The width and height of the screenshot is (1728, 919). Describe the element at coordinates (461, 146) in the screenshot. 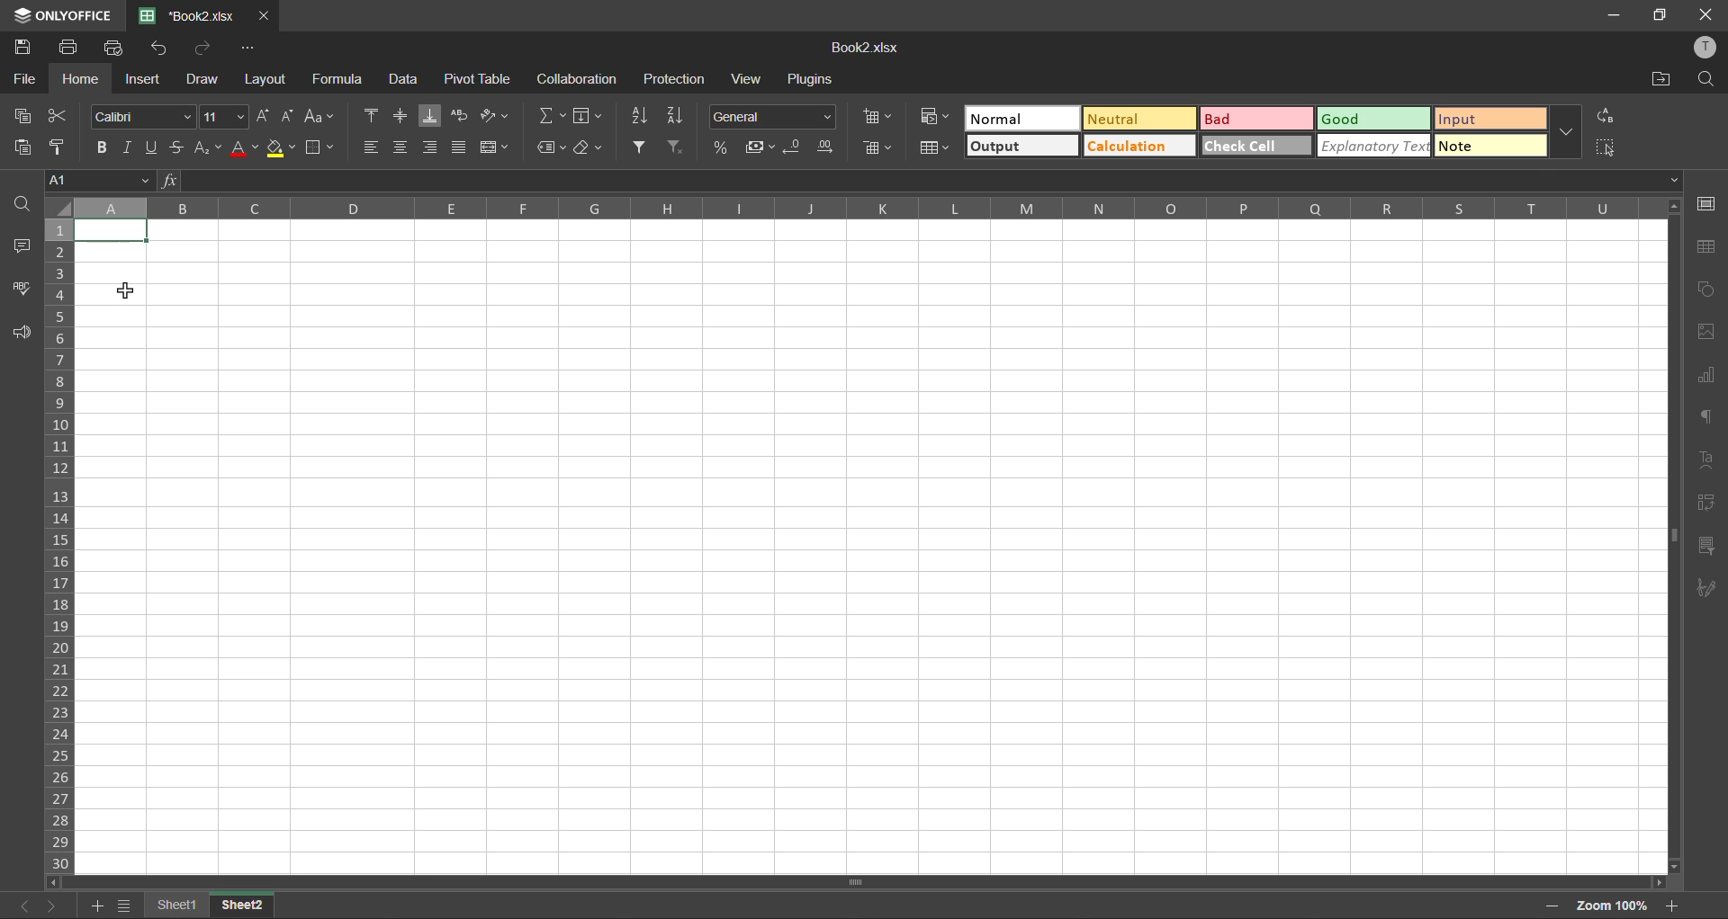

I see `justified` at that location.